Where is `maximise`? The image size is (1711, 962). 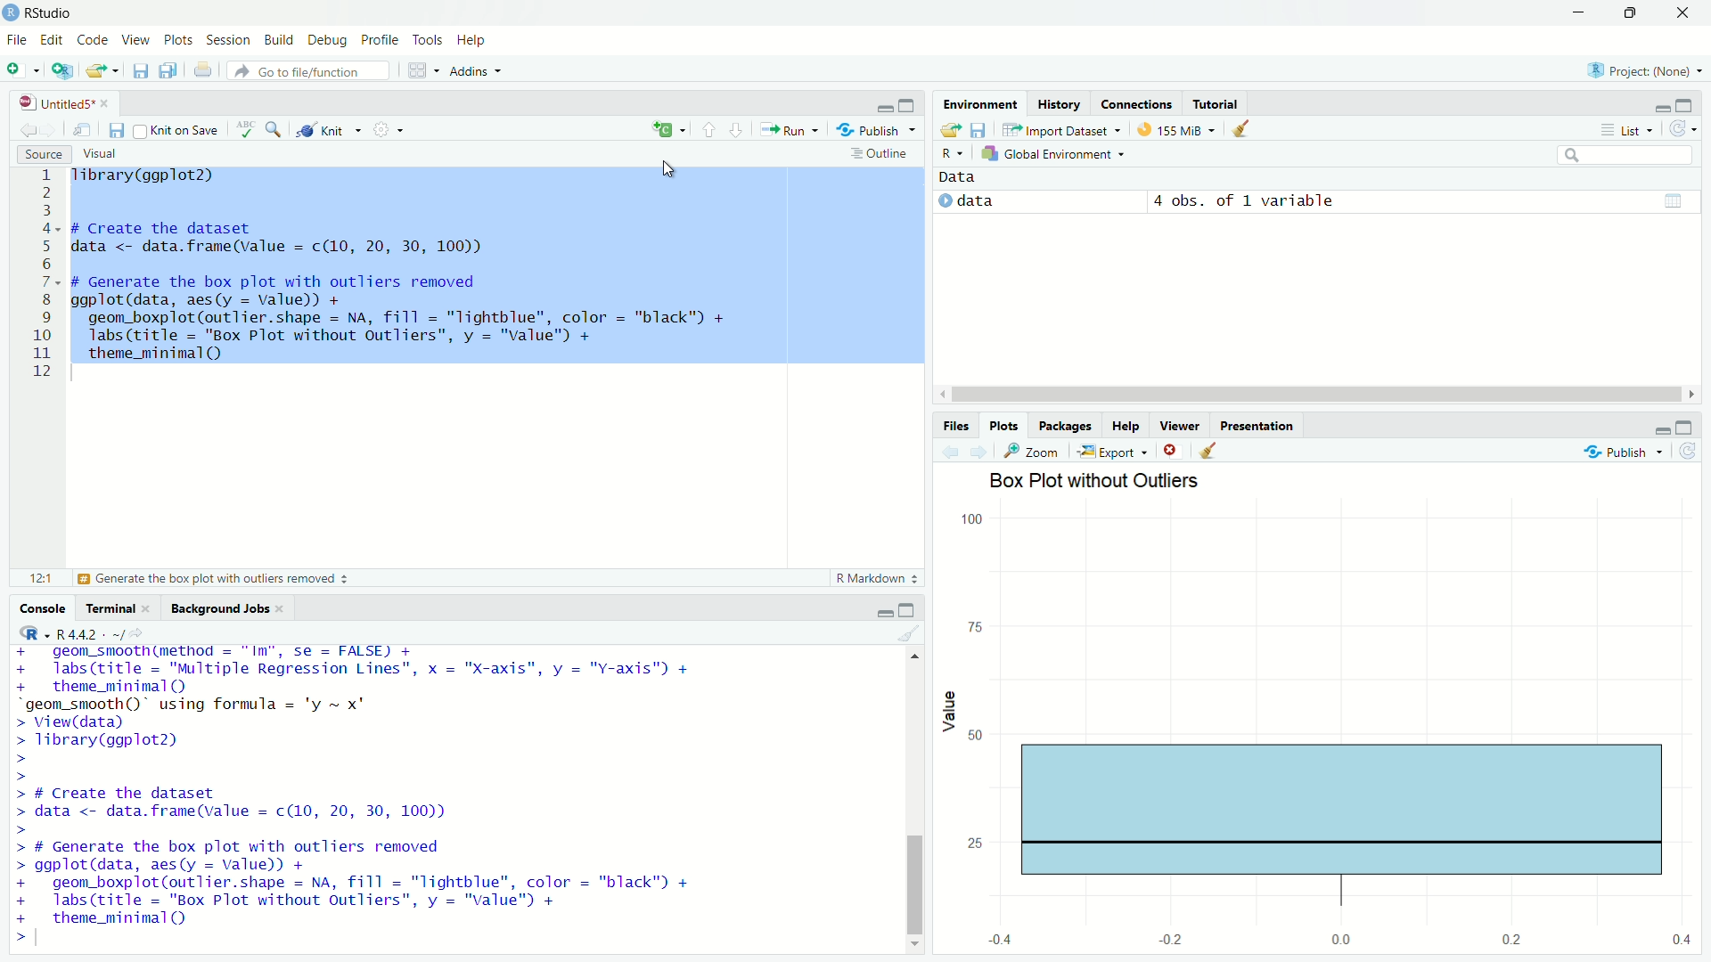 maximise is located at coordinates (1682, 107).